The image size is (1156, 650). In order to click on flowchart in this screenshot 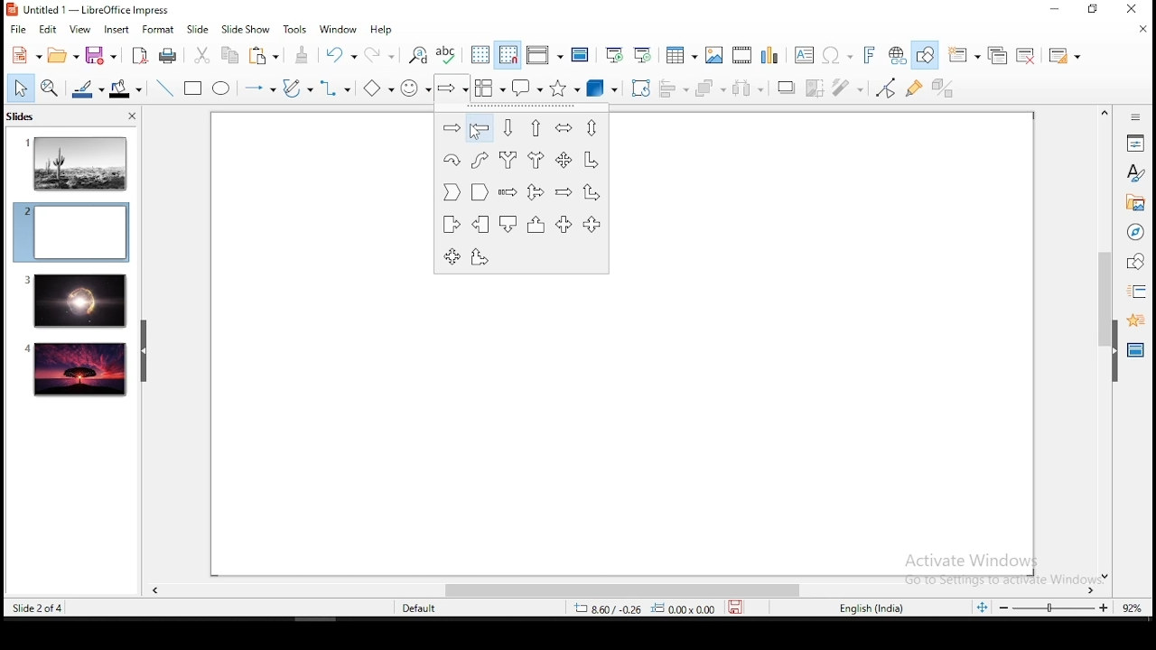, I will do `click(489, 88)`.